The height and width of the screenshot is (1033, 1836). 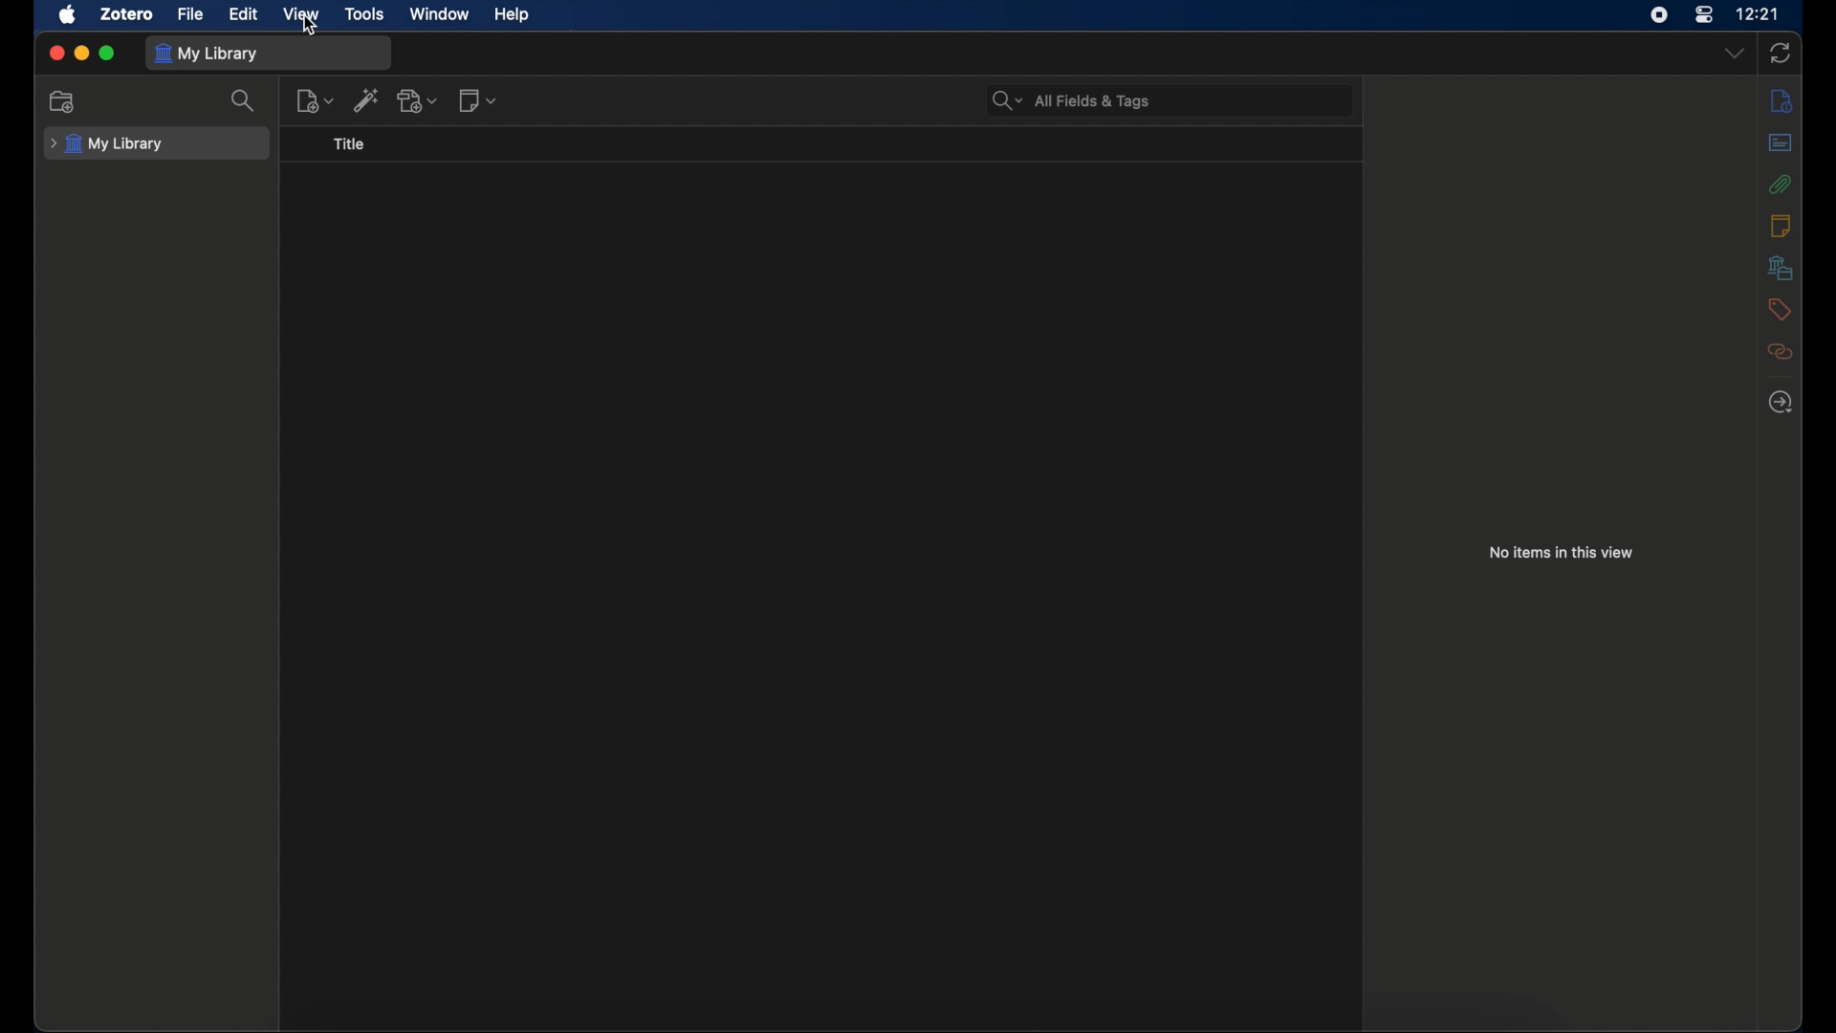 I want to click on locate, so click(x=1781, y=404).